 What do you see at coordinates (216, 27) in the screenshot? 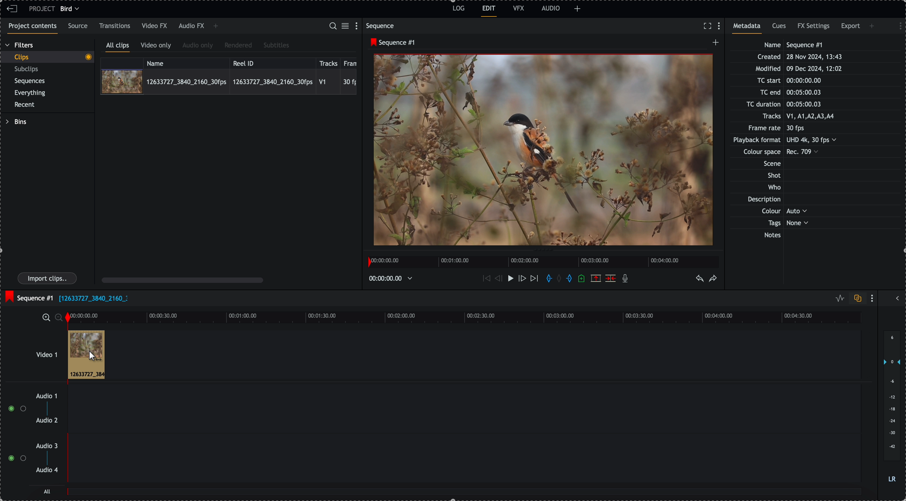
I see `add panel` at bounding box center [216, 27].